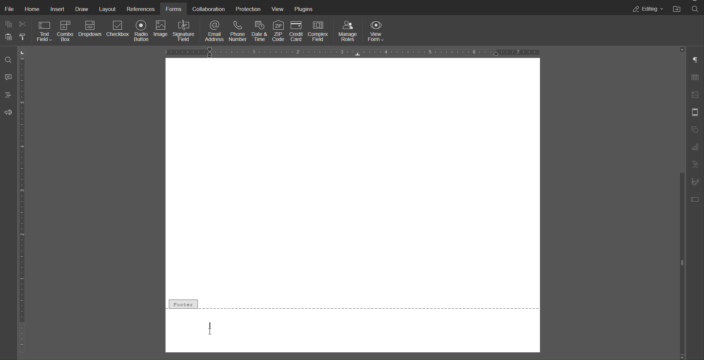 This screenshot has width=704, height=360. I want to click on Headings, so click(8, 95).